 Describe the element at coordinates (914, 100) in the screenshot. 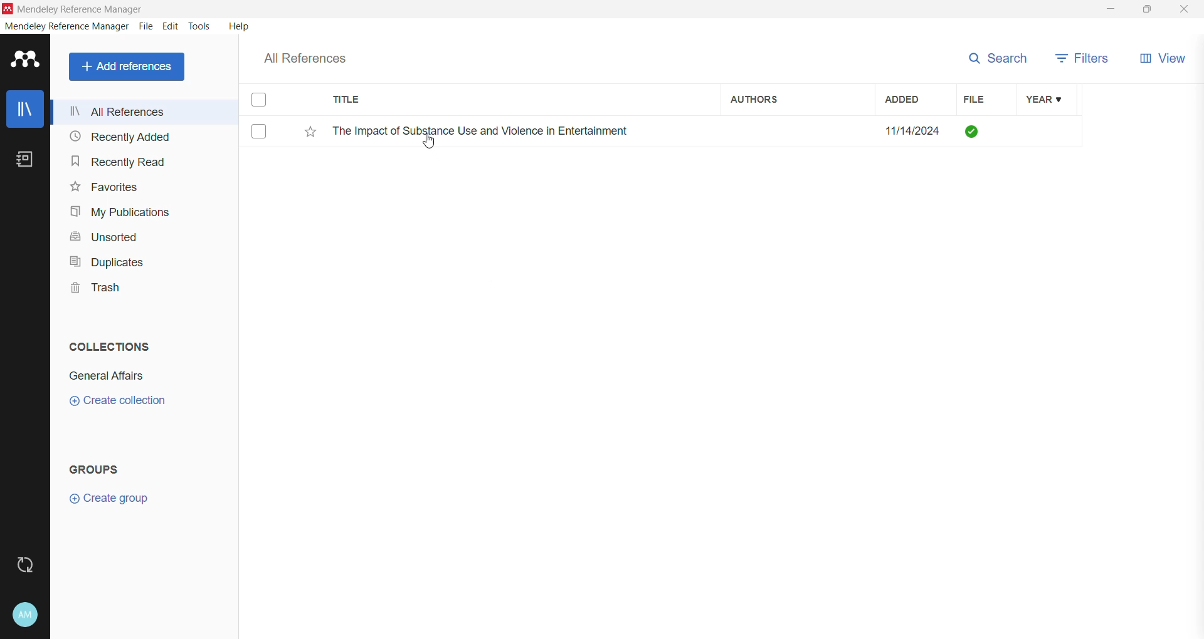

I see `Added` at that location.